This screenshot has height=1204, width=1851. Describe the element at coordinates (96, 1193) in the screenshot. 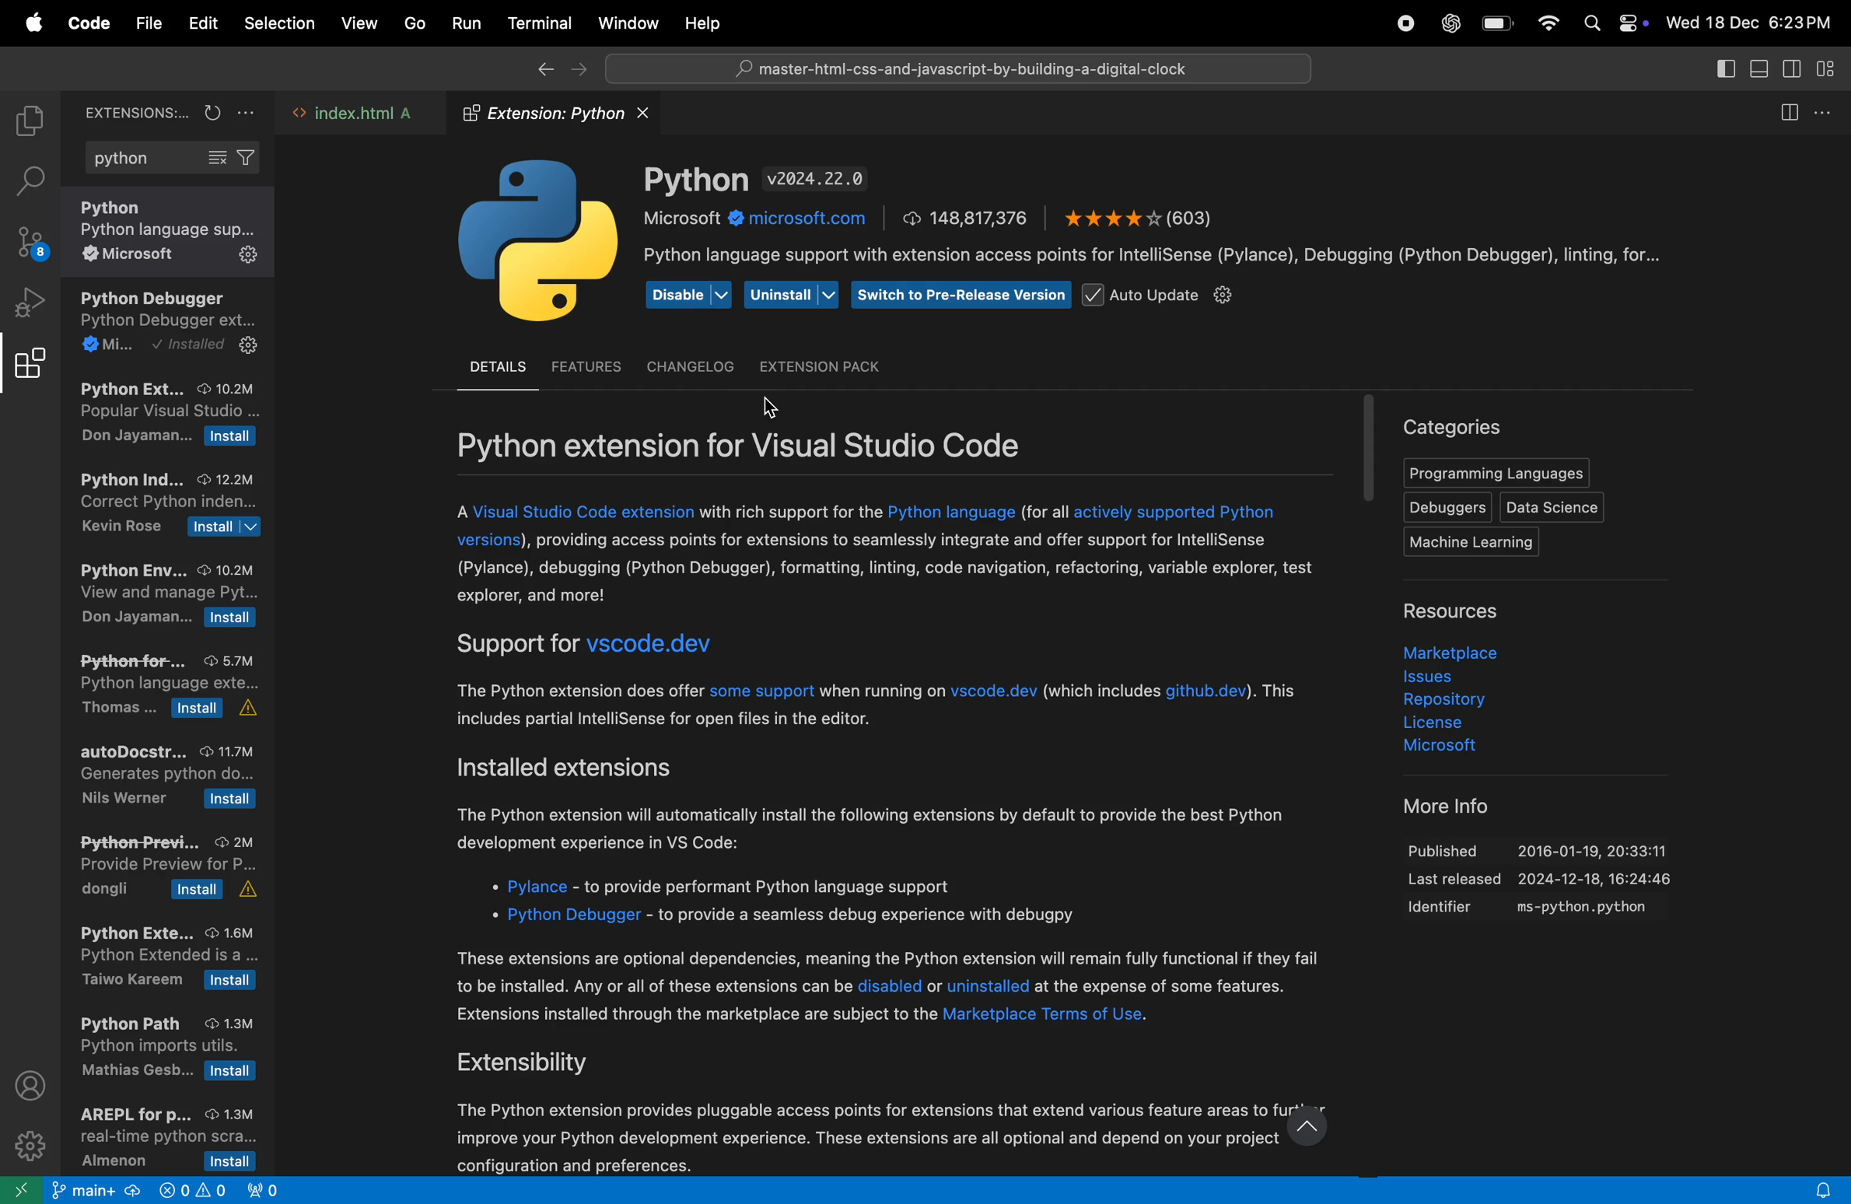

I see `main git` at that location.